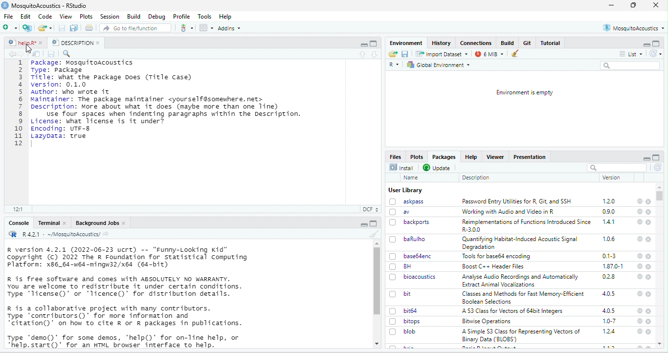  I want to click on help, so click(640, 276).